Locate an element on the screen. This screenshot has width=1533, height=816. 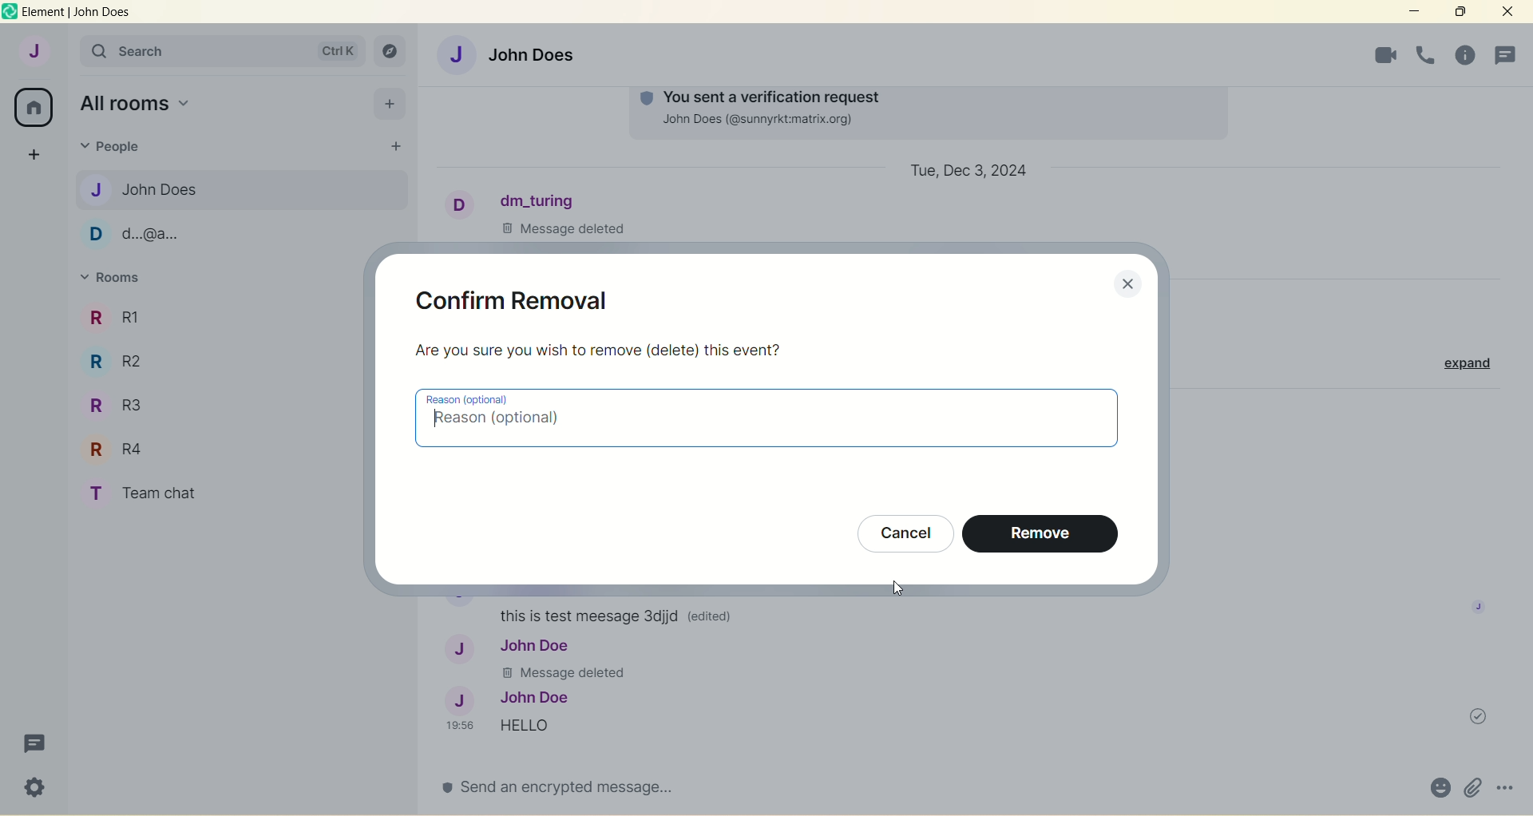
threads is located at coordinates (31, 743).